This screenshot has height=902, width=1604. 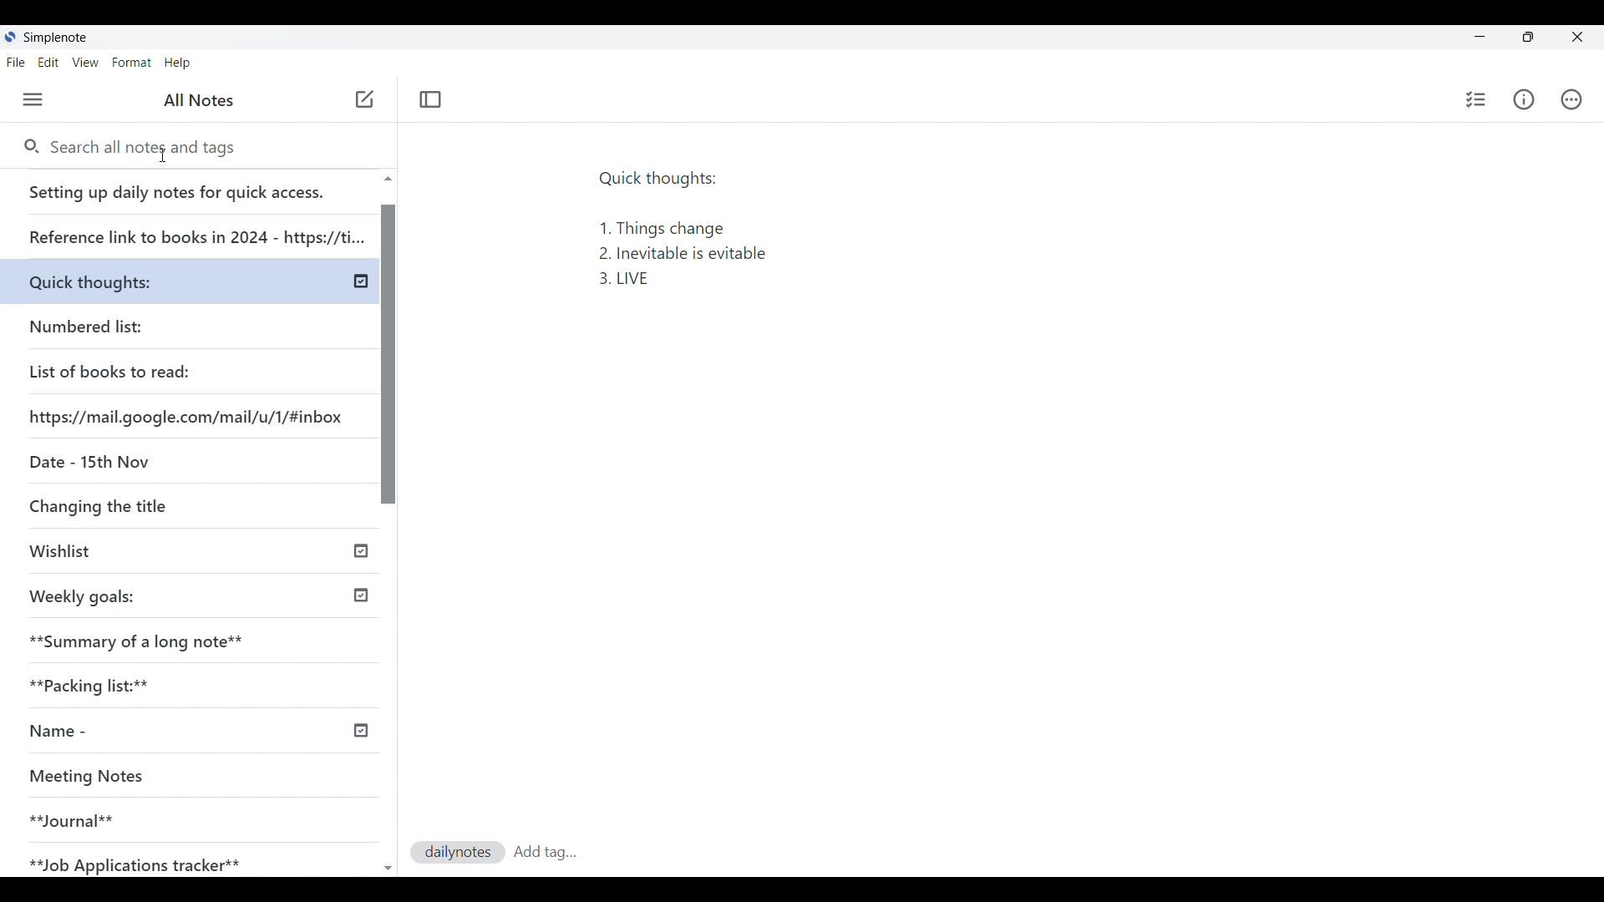 What do you see at coordinates (134, 505) in the screenshot?
I see `Changing the title` at bounding box center [134, 505].